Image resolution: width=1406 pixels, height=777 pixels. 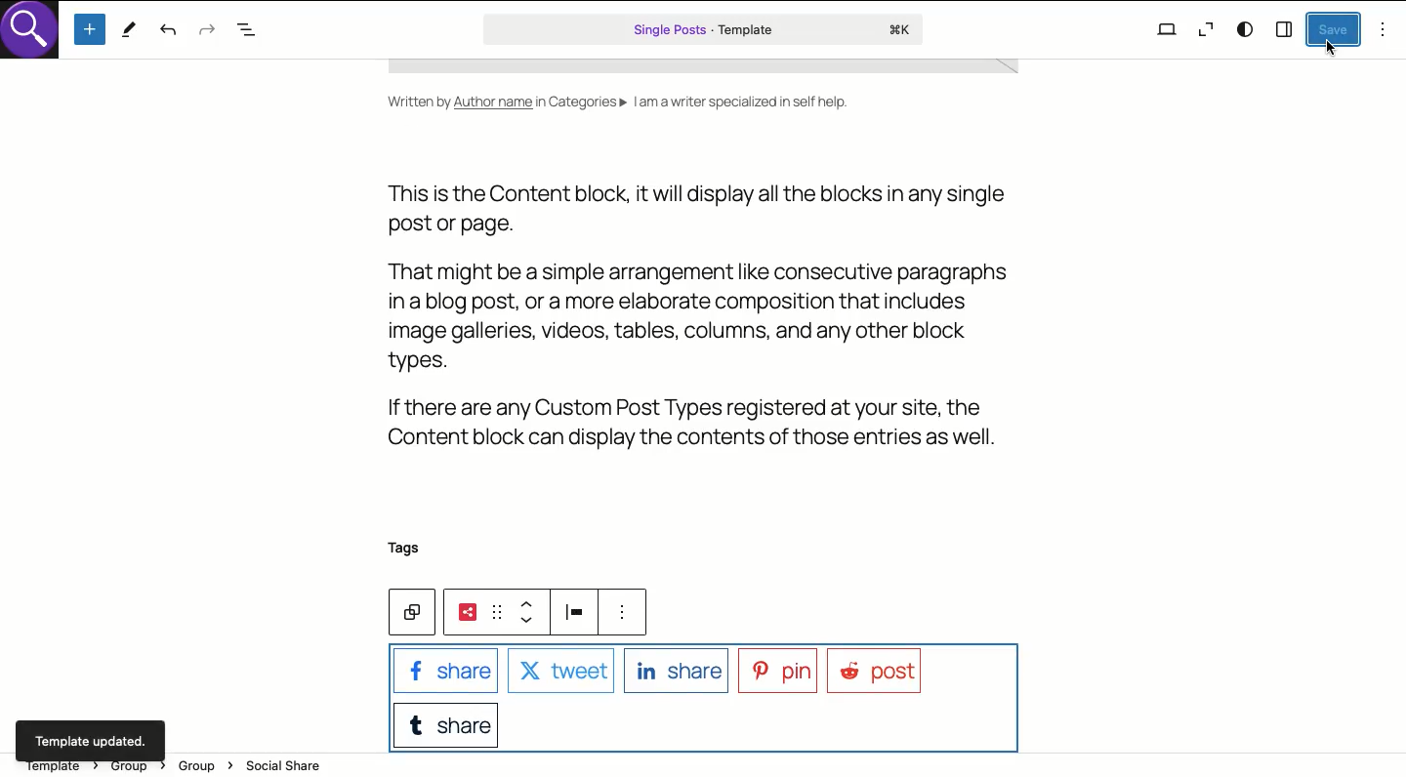 I want to click on Pinterest, so click(x=781, y=674).